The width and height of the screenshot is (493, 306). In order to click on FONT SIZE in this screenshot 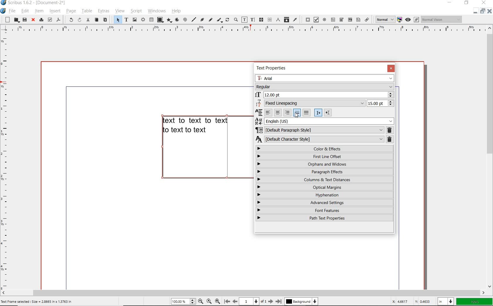, I will do `click(325, 94)`.